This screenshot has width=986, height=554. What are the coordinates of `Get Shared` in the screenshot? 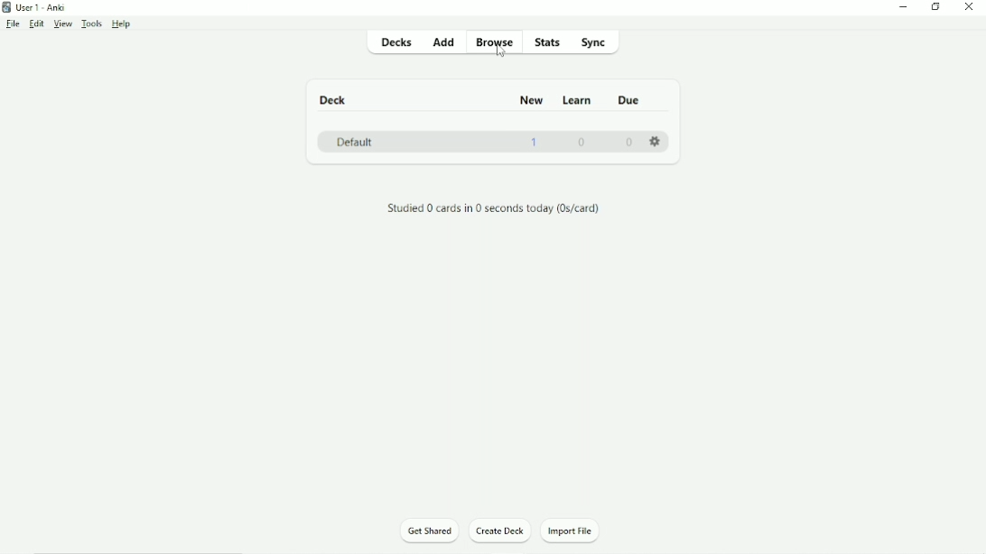 It's located at (429, 530).